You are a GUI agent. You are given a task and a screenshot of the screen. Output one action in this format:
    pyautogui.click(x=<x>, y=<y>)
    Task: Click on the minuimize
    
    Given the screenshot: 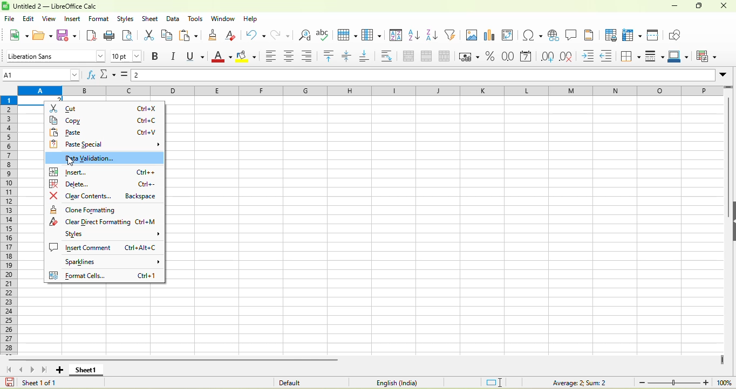 What is the action you would take?
    pyautogui.click(x=674, y=6)
    